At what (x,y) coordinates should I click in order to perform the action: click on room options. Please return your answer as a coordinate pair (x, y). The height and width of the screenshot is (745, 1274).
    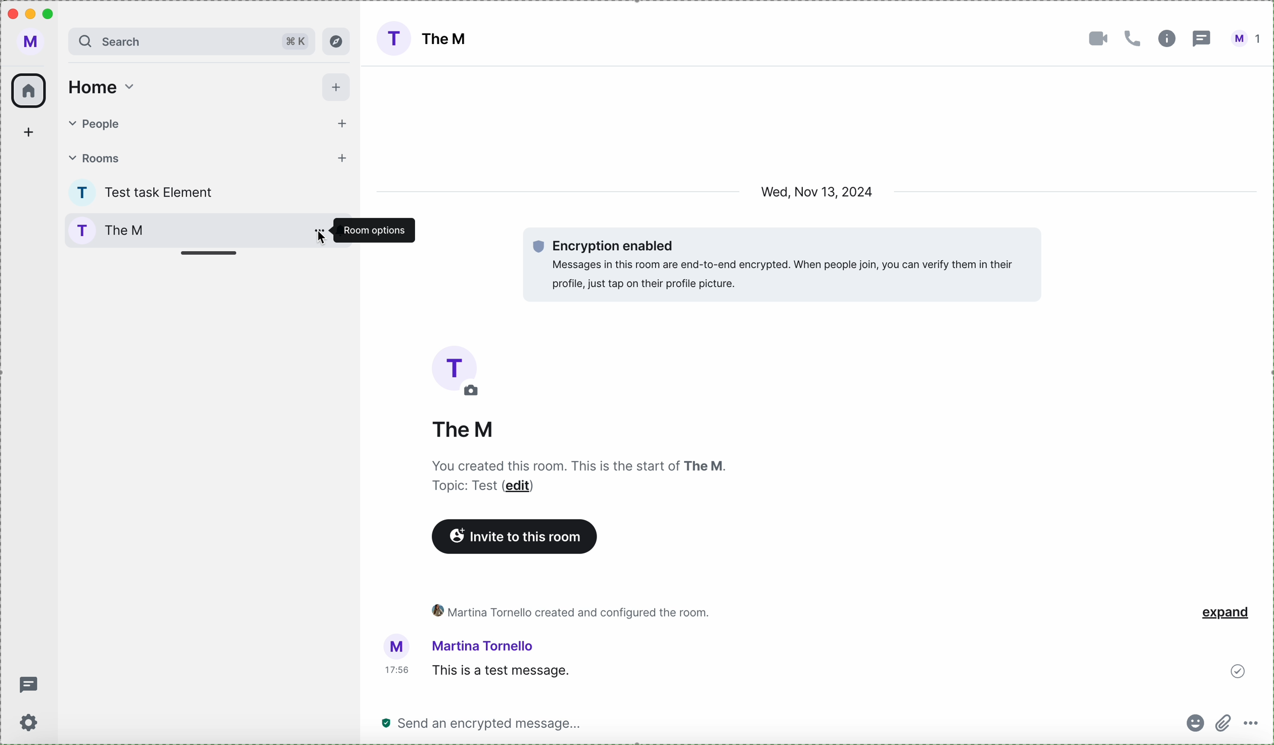
    Looking at the image, I should click on (186, 229).